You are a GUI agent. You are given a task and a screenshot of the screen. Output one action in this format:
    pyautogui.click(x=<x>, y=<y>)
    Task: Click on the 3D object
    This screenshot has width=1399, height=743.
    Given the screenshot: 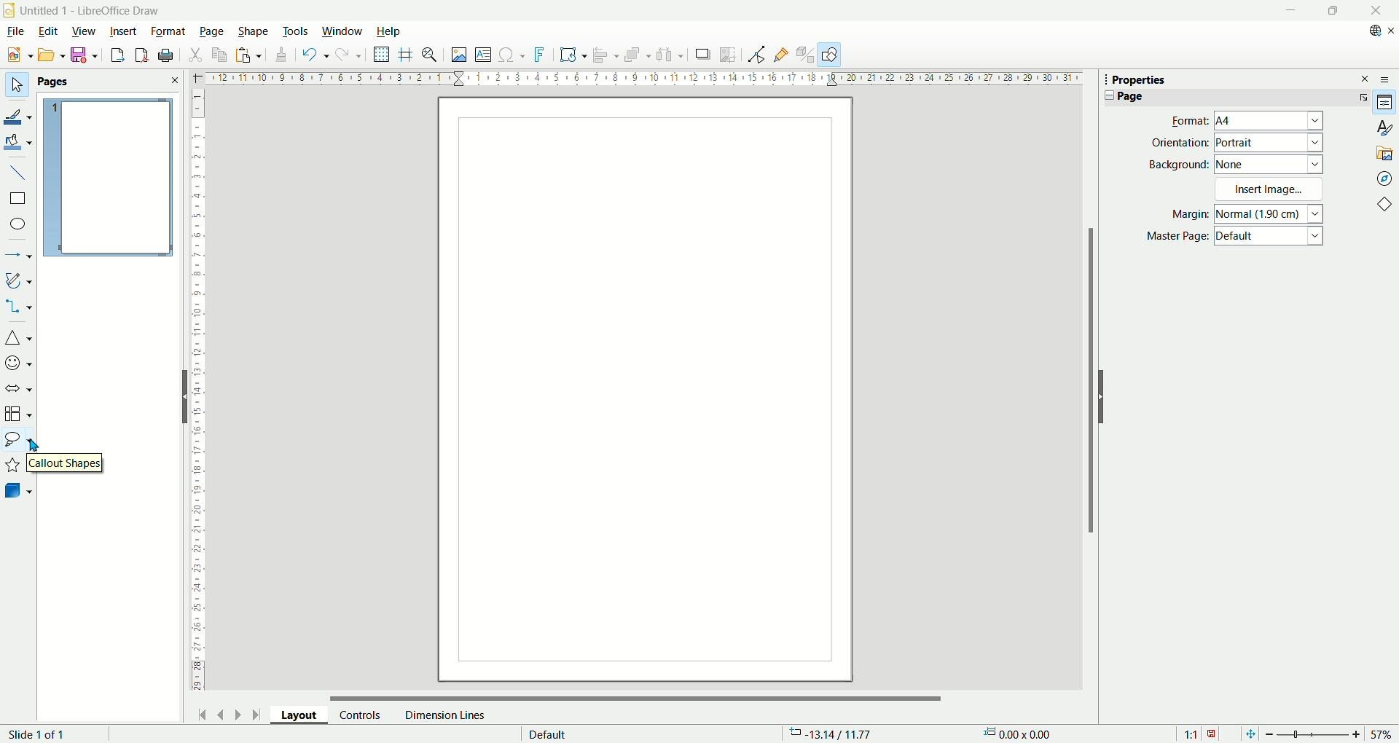 What is the action you would take?
    pyautogui.click(x=20, y=492)
    